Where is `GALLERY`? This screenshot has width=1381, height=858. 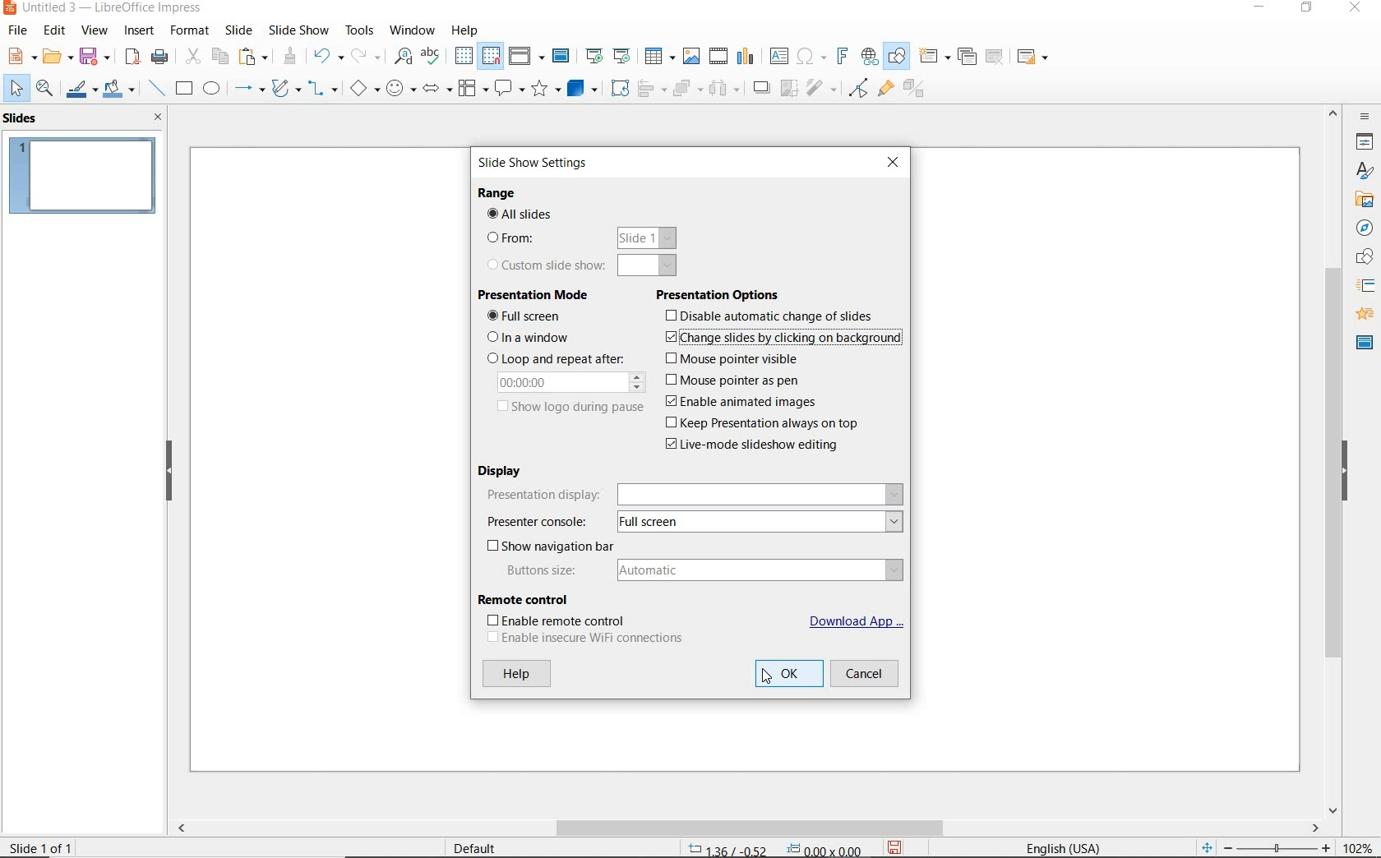 GALLERY is located at coordinates (1364, 199).